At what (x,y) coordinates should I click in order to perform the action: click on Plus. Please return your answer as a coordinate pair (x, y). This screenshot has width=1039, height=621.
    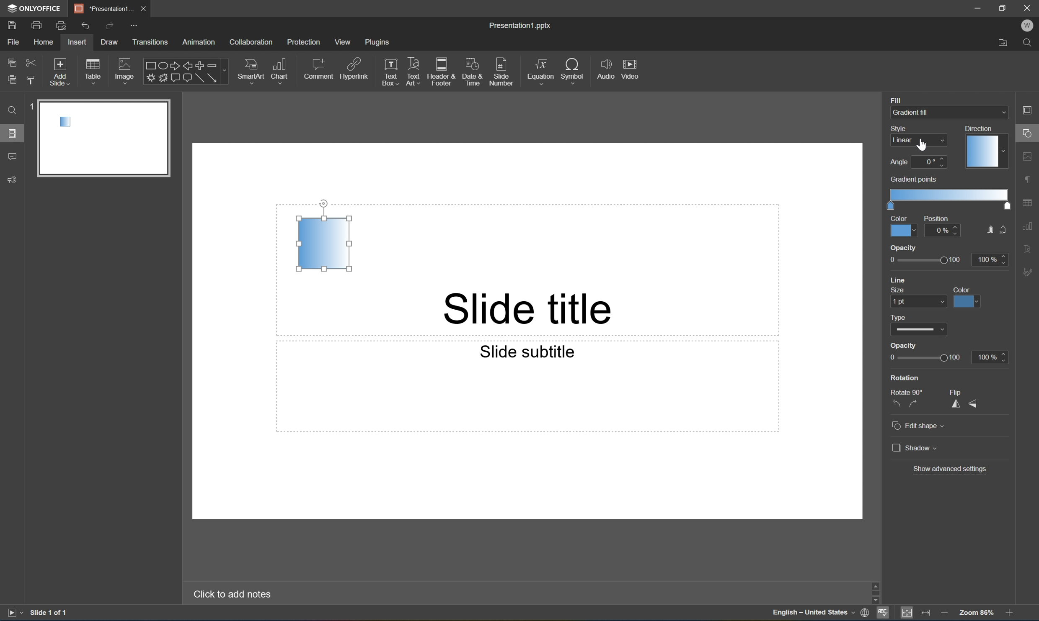
    Looking at the image, I should click on (200, 65).